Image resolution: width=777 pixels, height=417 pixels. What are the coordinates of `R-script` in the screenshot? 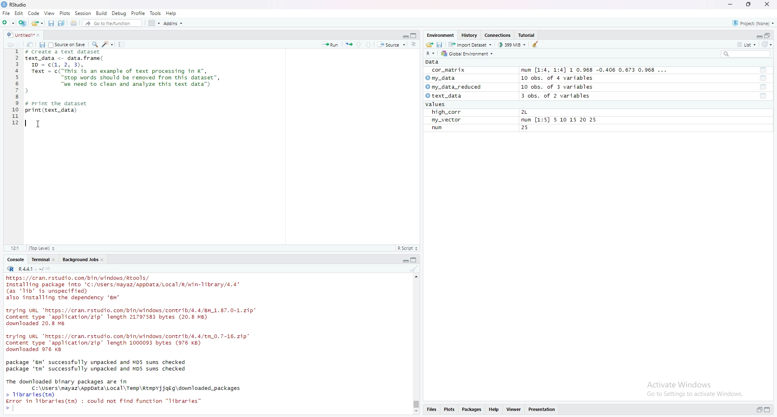 It's located at (409, 248).